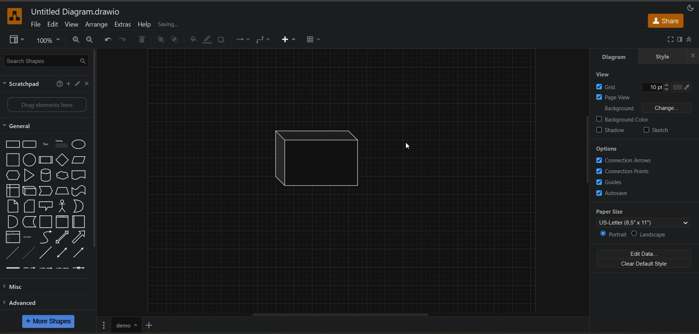  I want to click on fullscreen, so click(671, 40).